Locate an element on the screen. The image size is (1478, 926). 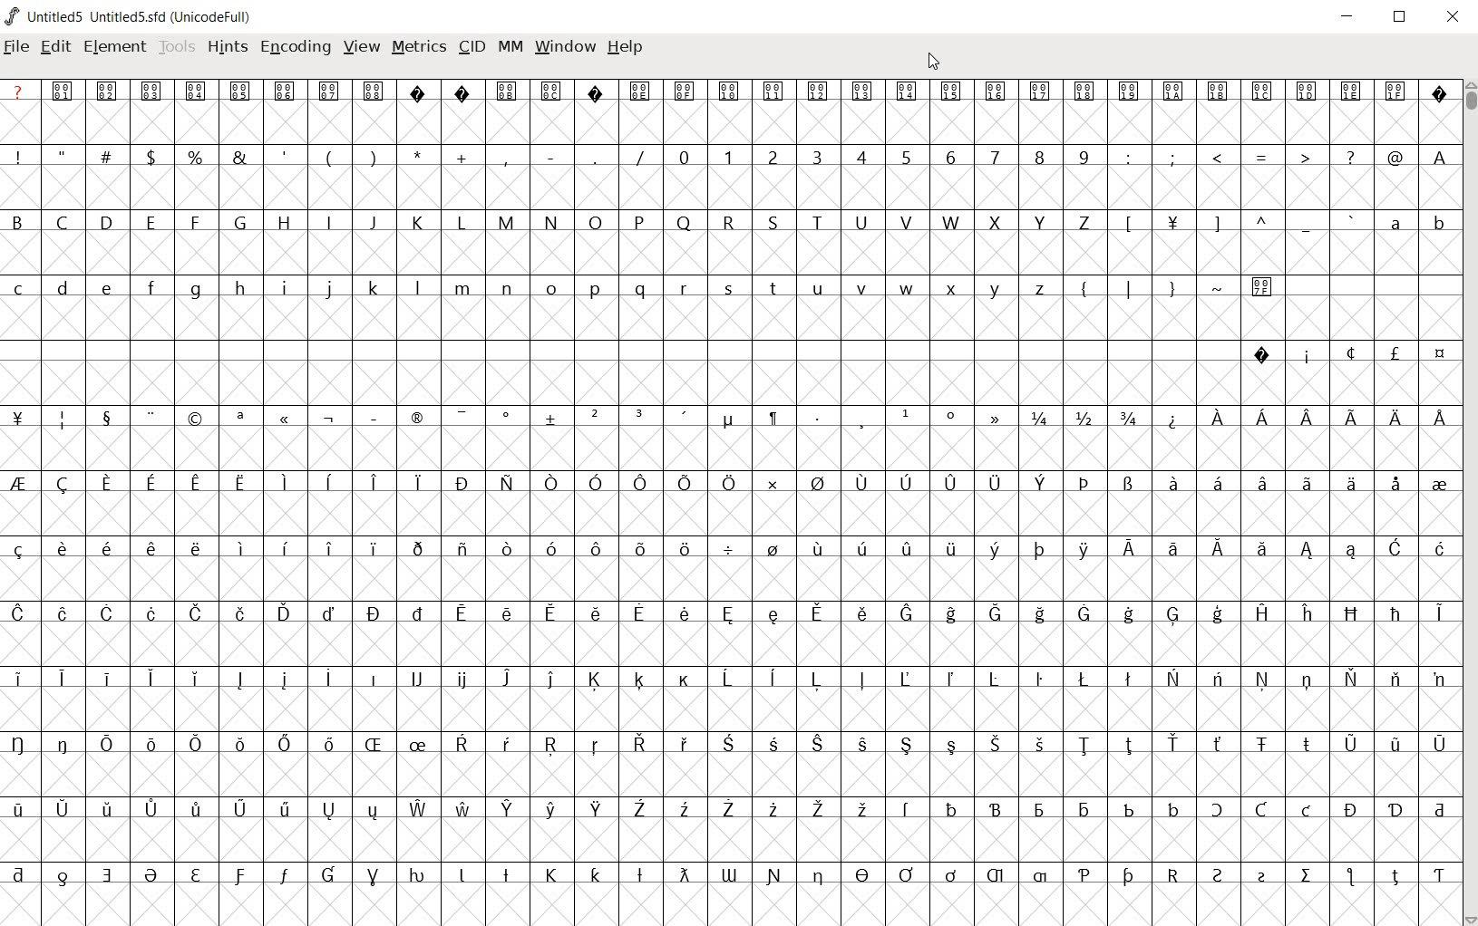
Symbol is located at coordinates (109, 92).